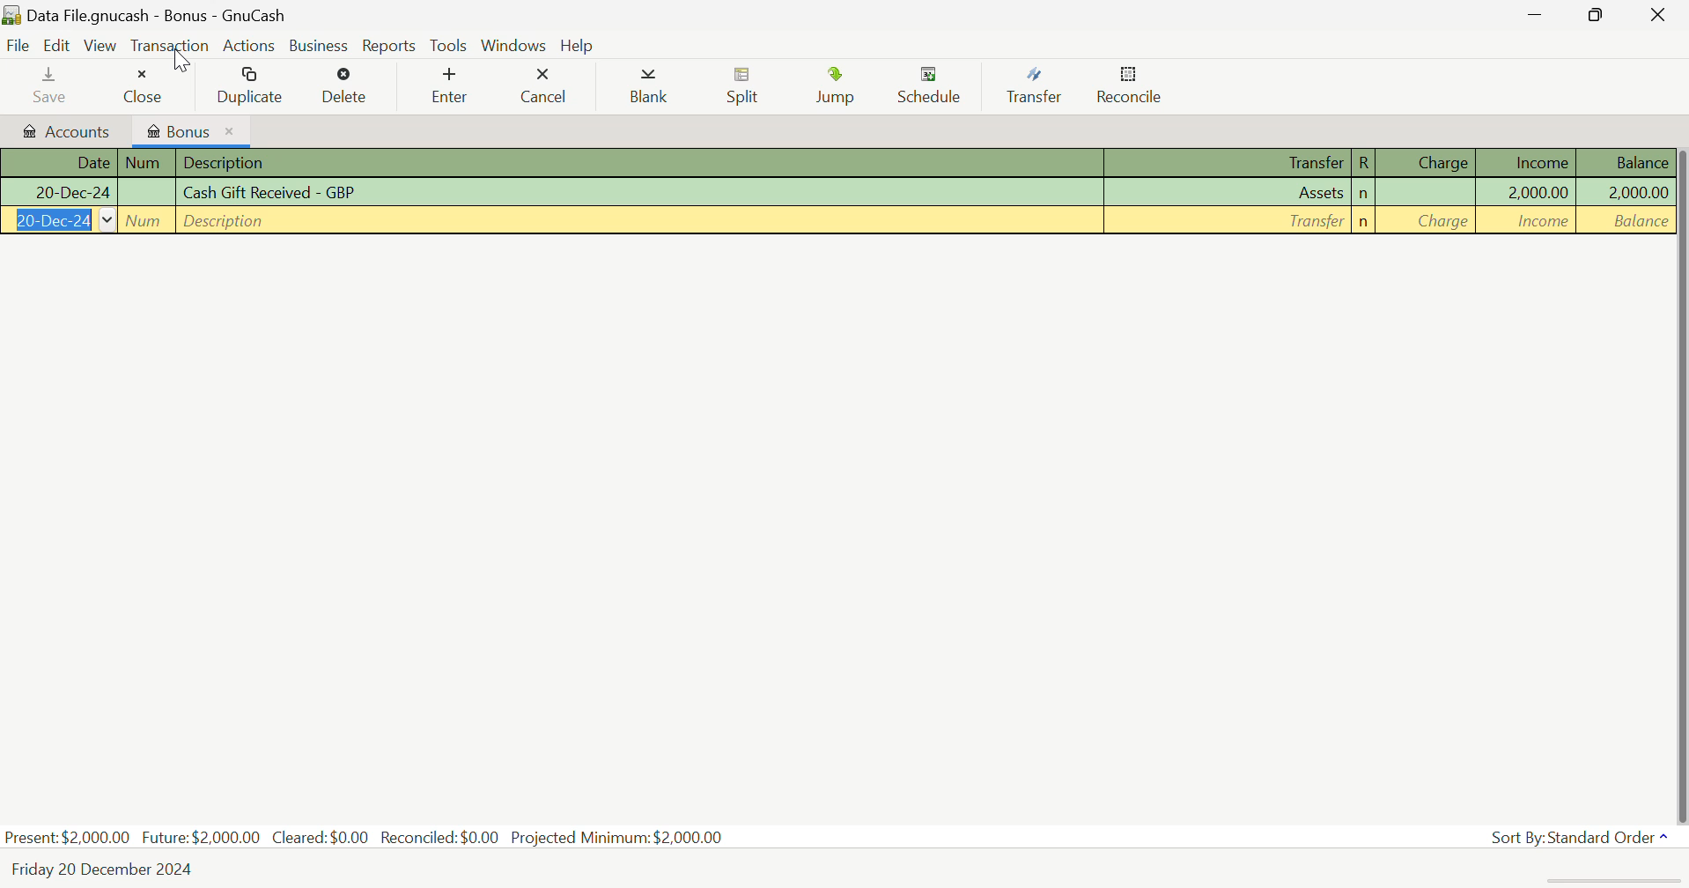 The width and height of the screenshot is (1689, 888). I want to click on n, so click(1364, 195).